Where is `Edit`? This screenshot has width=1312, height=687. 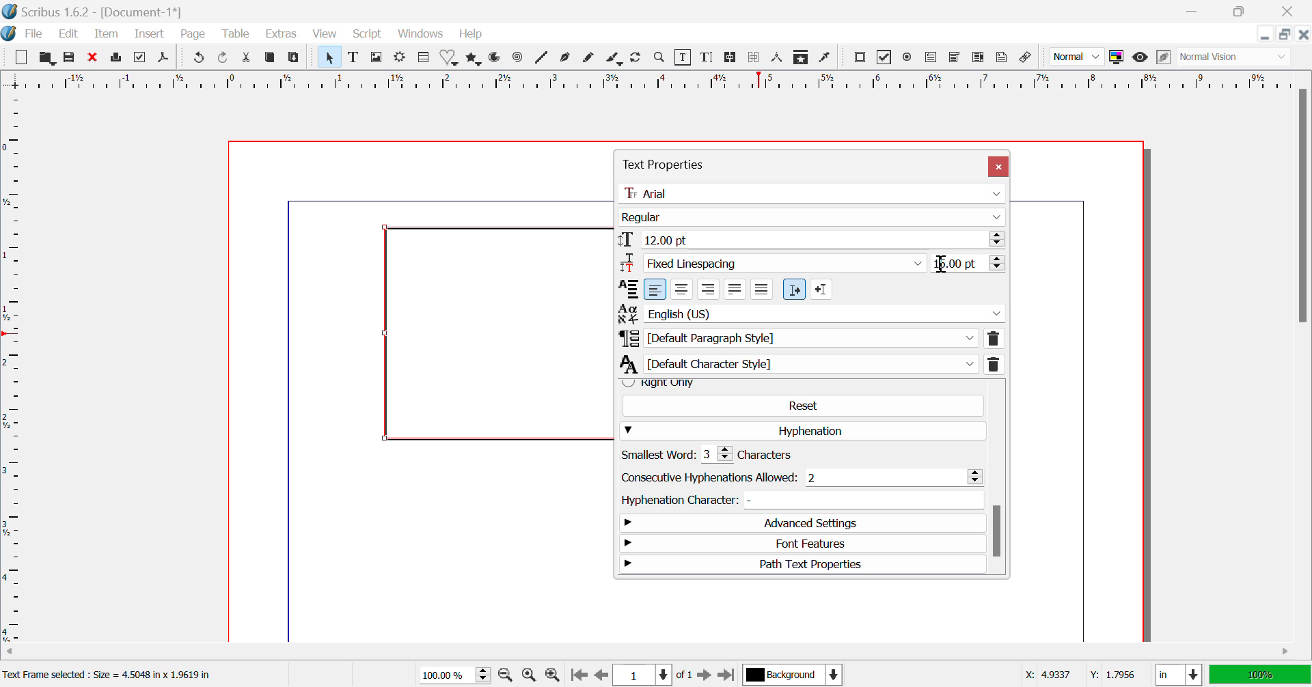
Edit is located at coordinates (70, 36).